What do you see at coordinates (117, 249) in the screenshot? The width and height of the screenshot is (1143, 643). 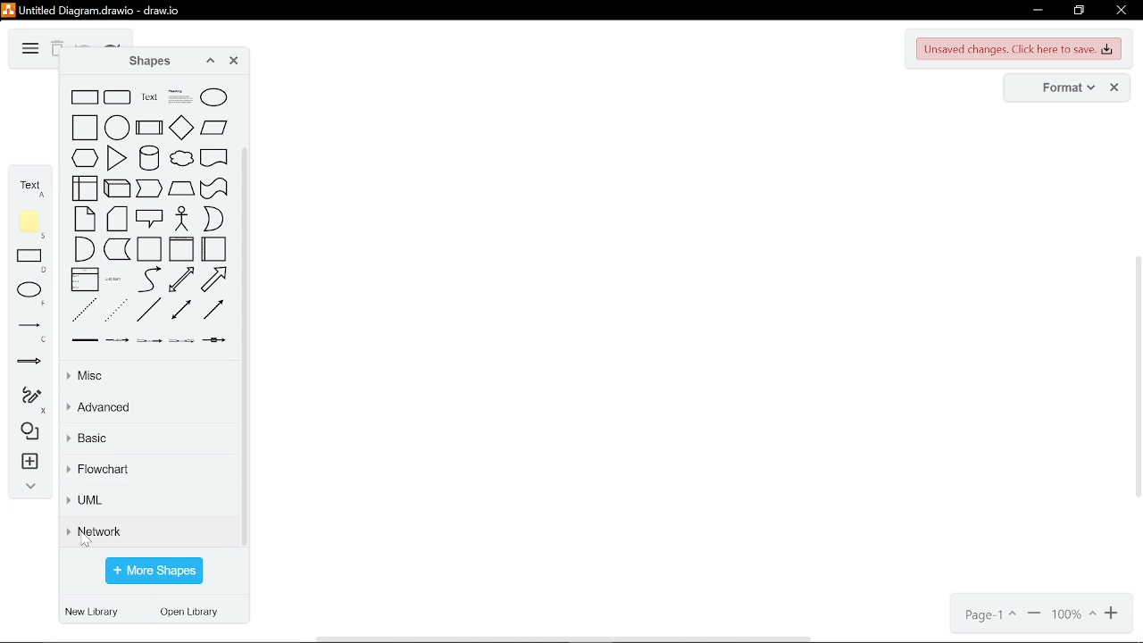 I see `data storage` at bounding box center [117, 249].